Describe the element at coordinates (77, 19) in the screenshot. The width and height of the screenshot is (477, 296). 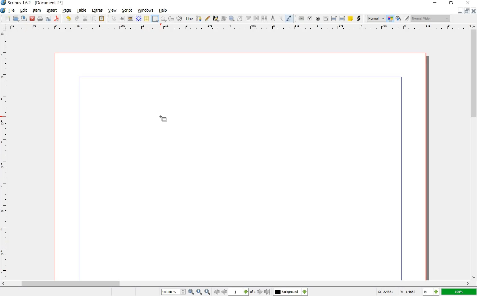
I see `REDO` at that location.